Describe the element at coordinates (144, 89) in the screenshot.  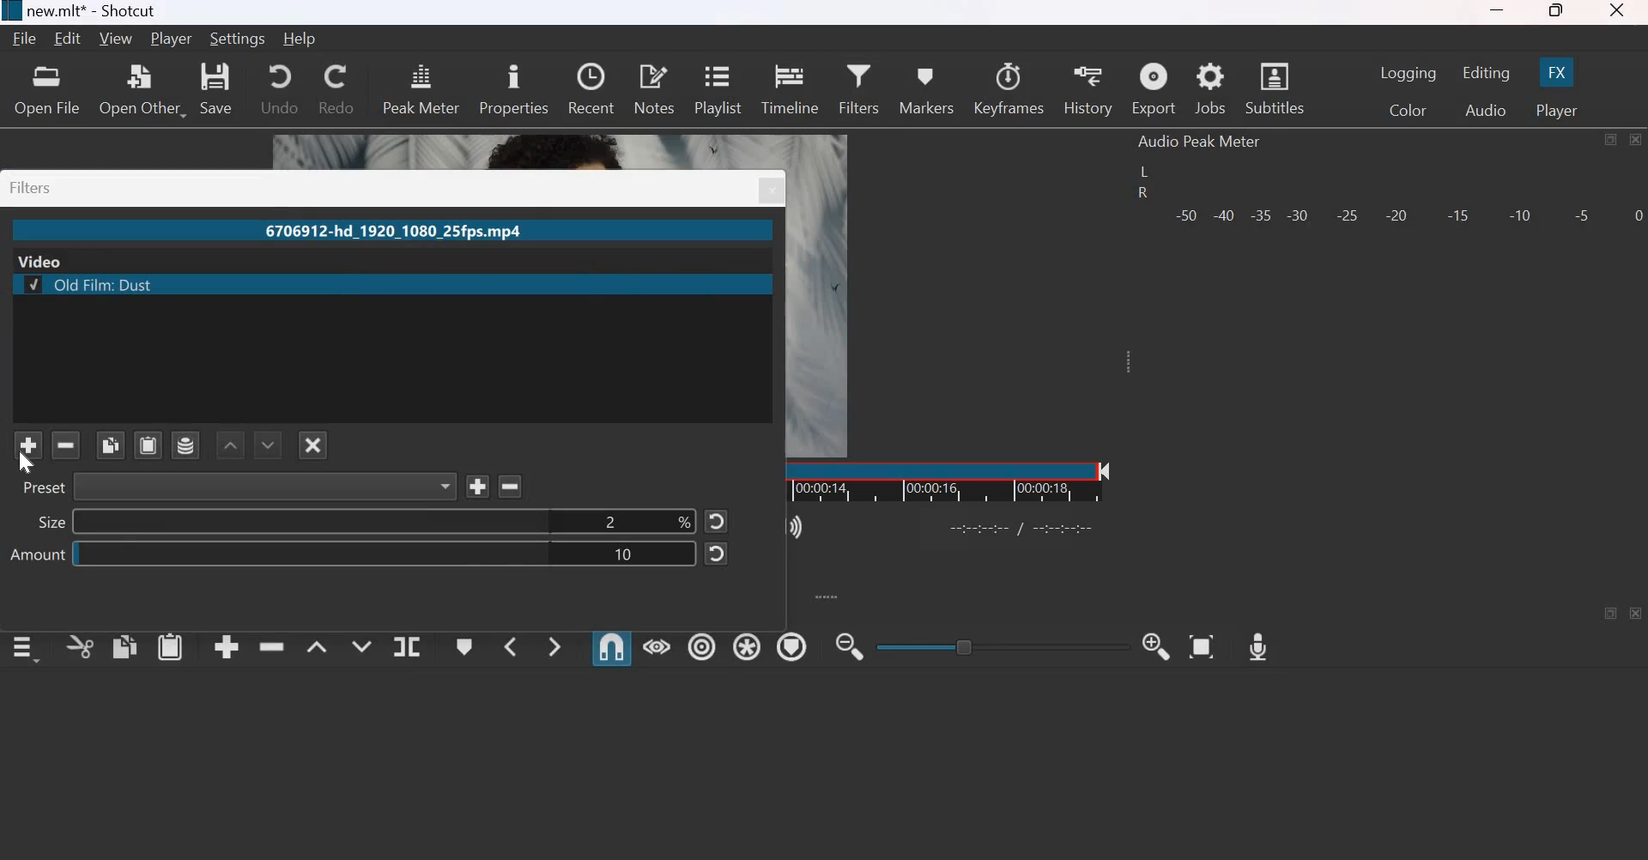
I see `Open other` at that location.